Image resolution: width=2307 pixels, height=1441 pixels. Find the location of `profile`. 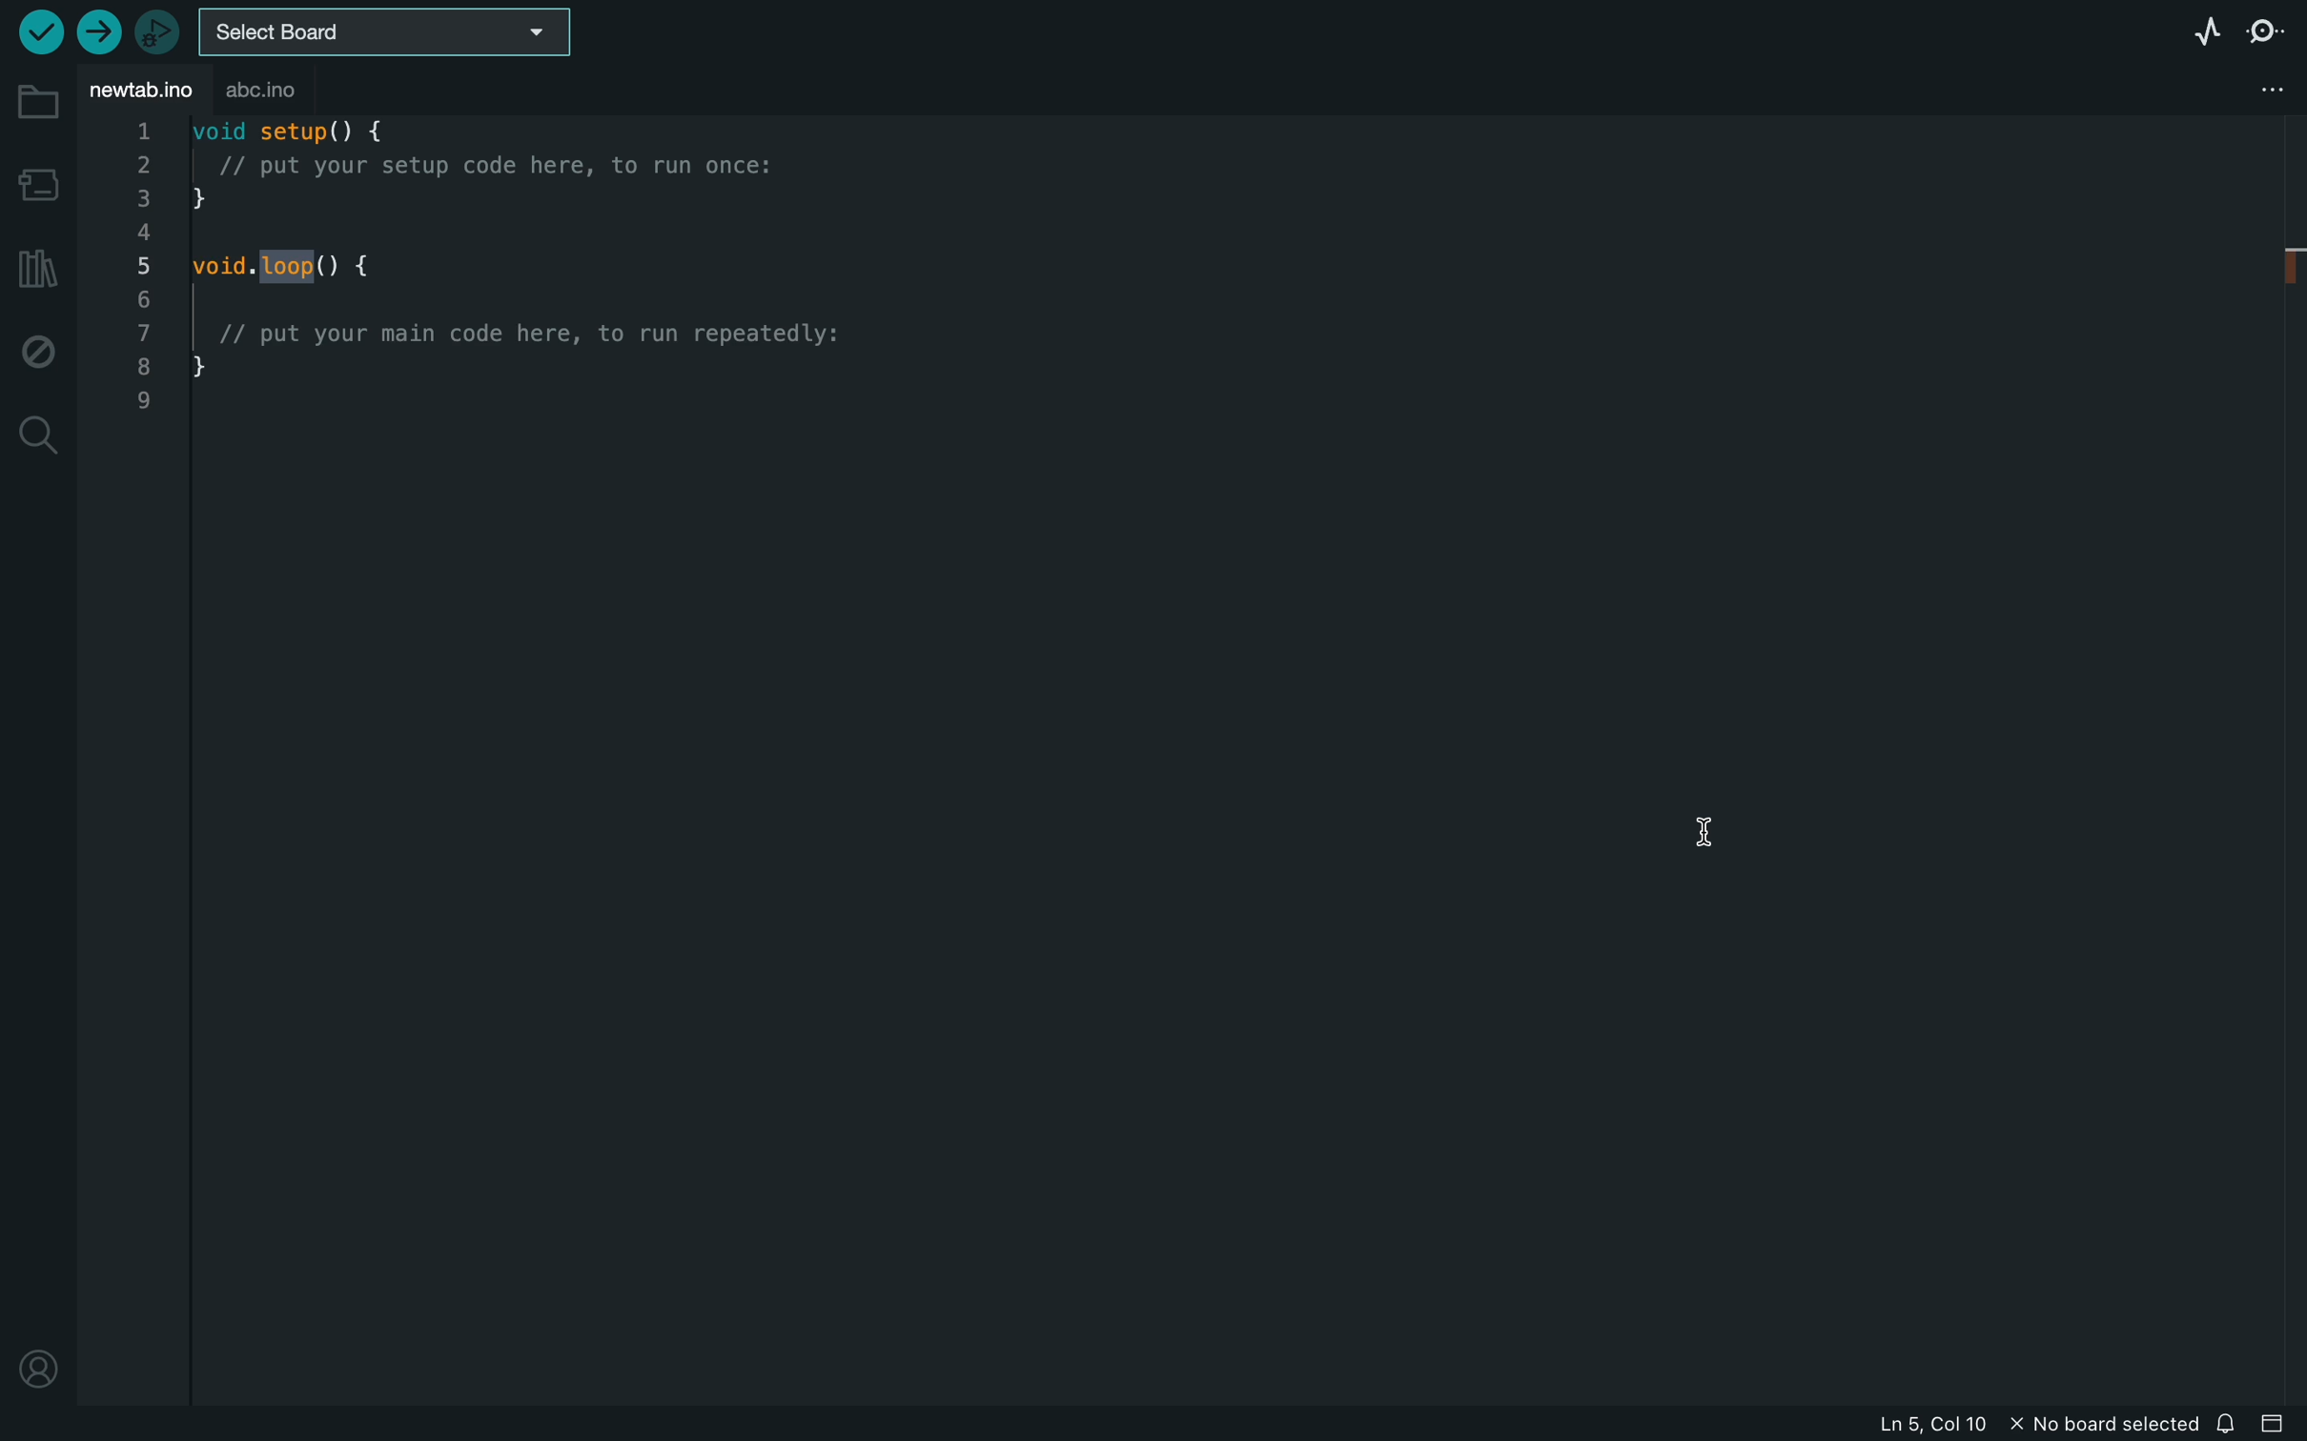

profile is located at coordinates (38, 1365).